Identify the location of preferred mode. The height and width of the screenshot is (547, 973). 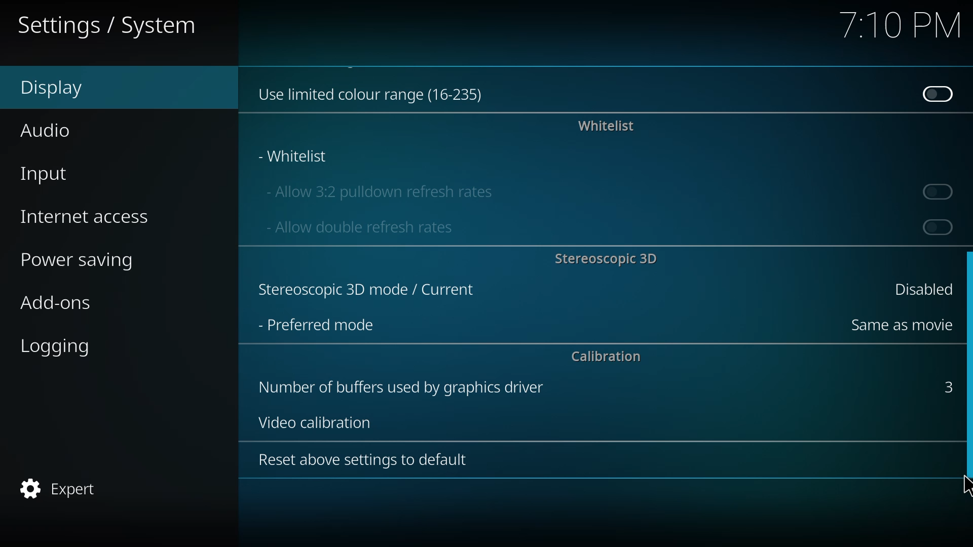
(316, 325).